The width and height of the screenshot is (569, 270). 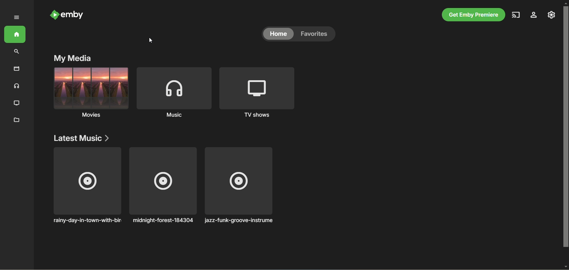 What do you see at coordinates (161, 187) in the screenshot?
I see `) midnight-forest-184304` at bounding box center [161, 187].